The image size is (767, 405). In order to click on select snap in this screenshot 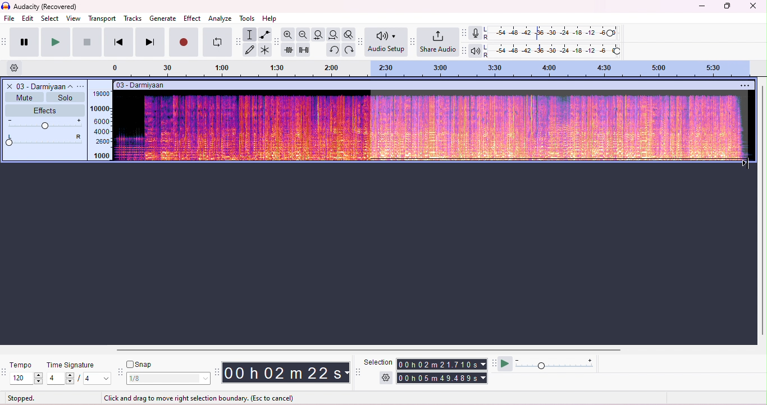, I will do `click(169, 379)`.